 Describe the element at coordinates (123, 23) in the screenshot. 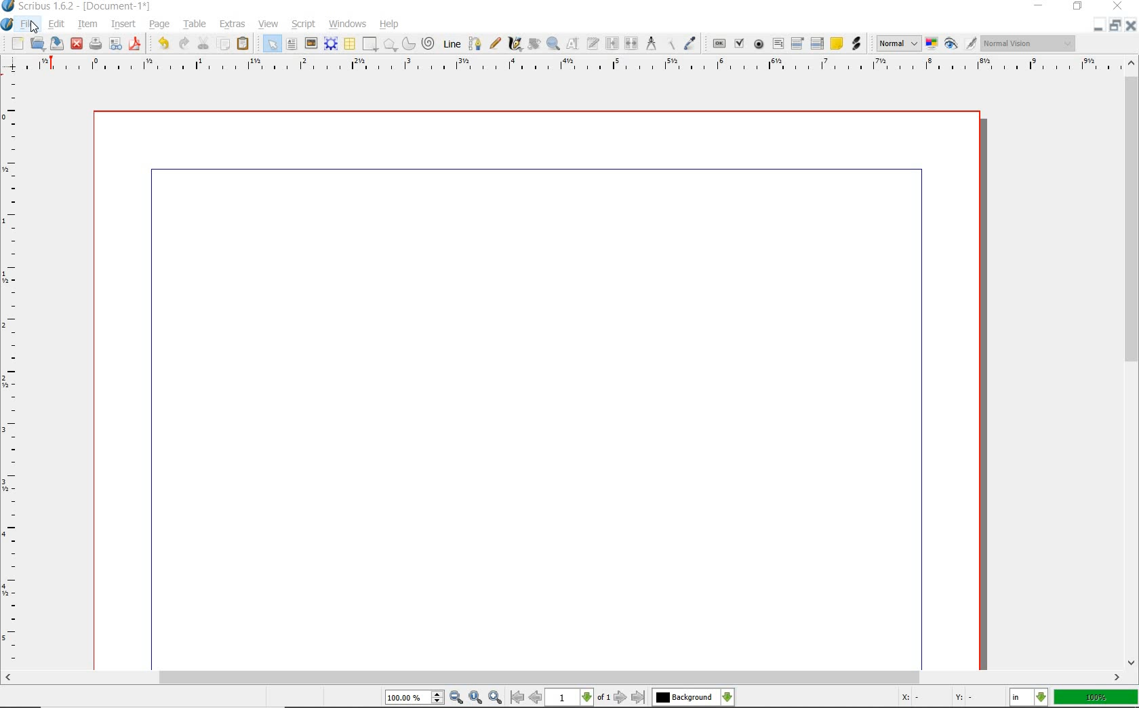

I see `insert` at that location.